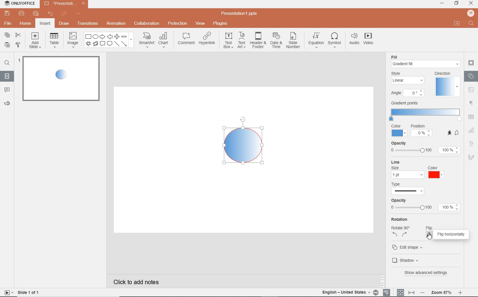 Image resolution: width=478 pixels, height=297 pixels. I want to click on copy style, so click(18, 46).